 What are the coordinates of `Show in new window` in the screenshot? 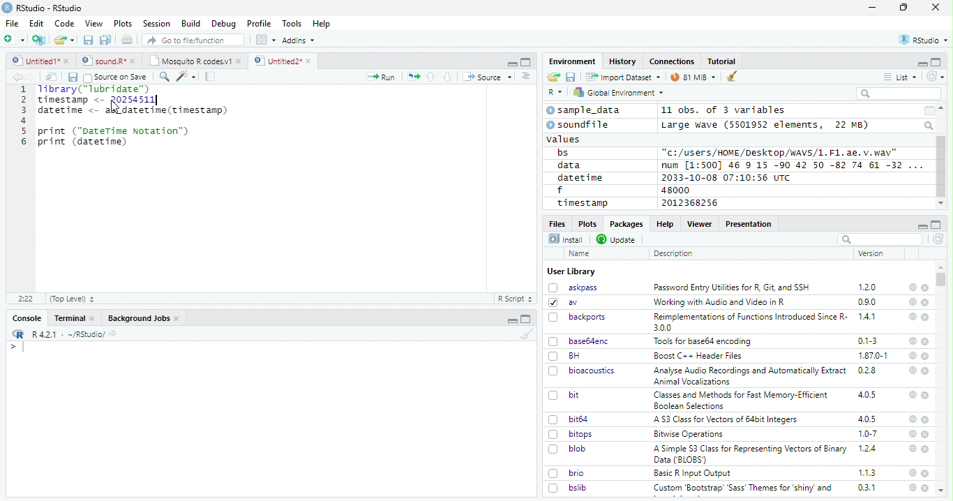 It's located at (53, 77).